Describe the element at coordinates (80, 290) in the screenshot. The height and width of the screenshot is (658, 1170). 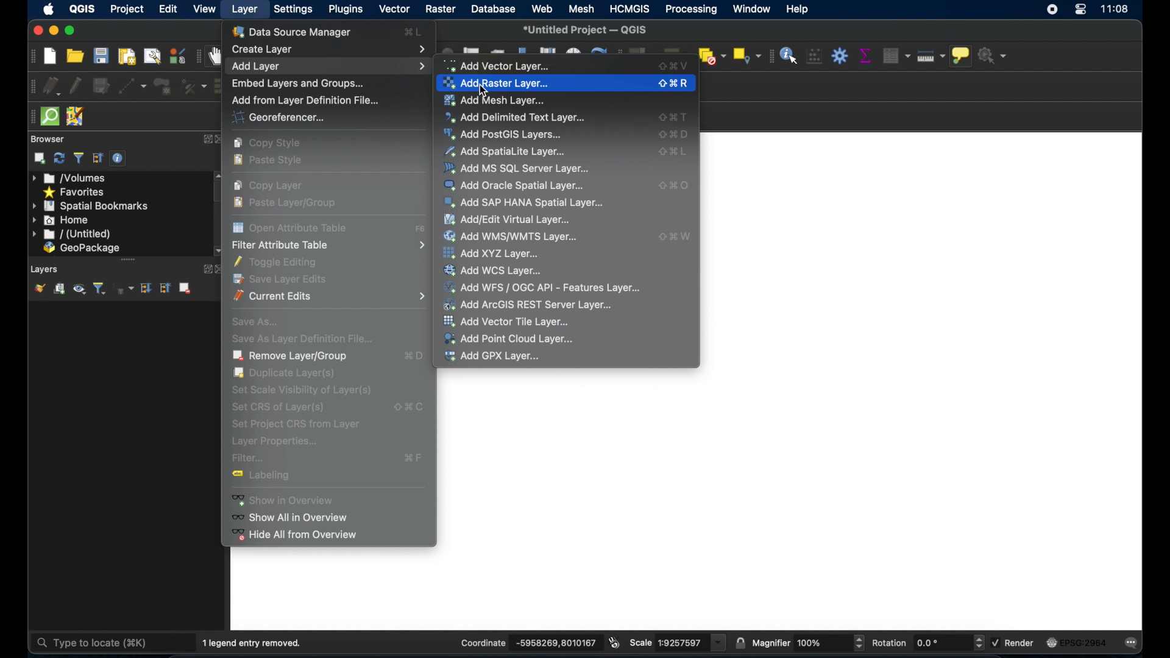
I see `manage map theme` at that location.